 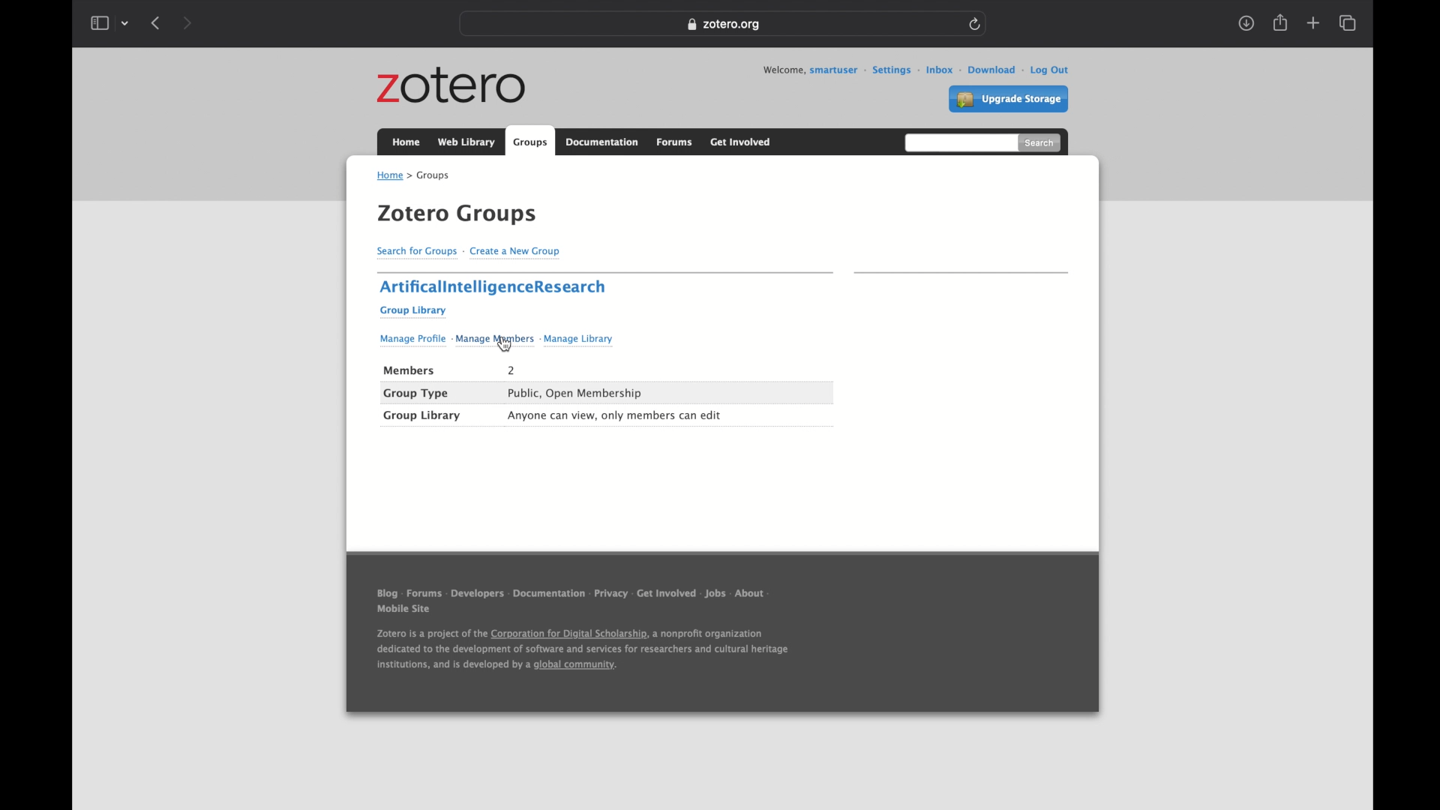 I want to click on search, so click(x=1039, y=142).